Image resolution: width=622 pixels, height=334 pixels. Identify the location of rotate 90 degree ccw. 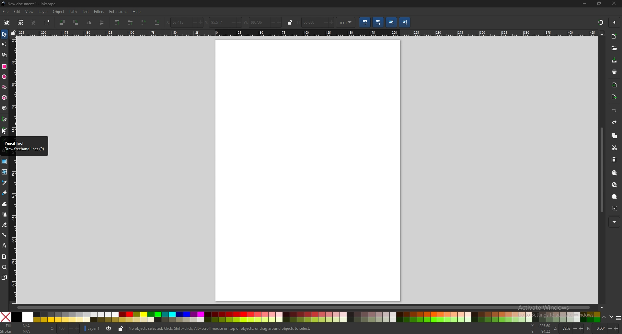
(63, 22).